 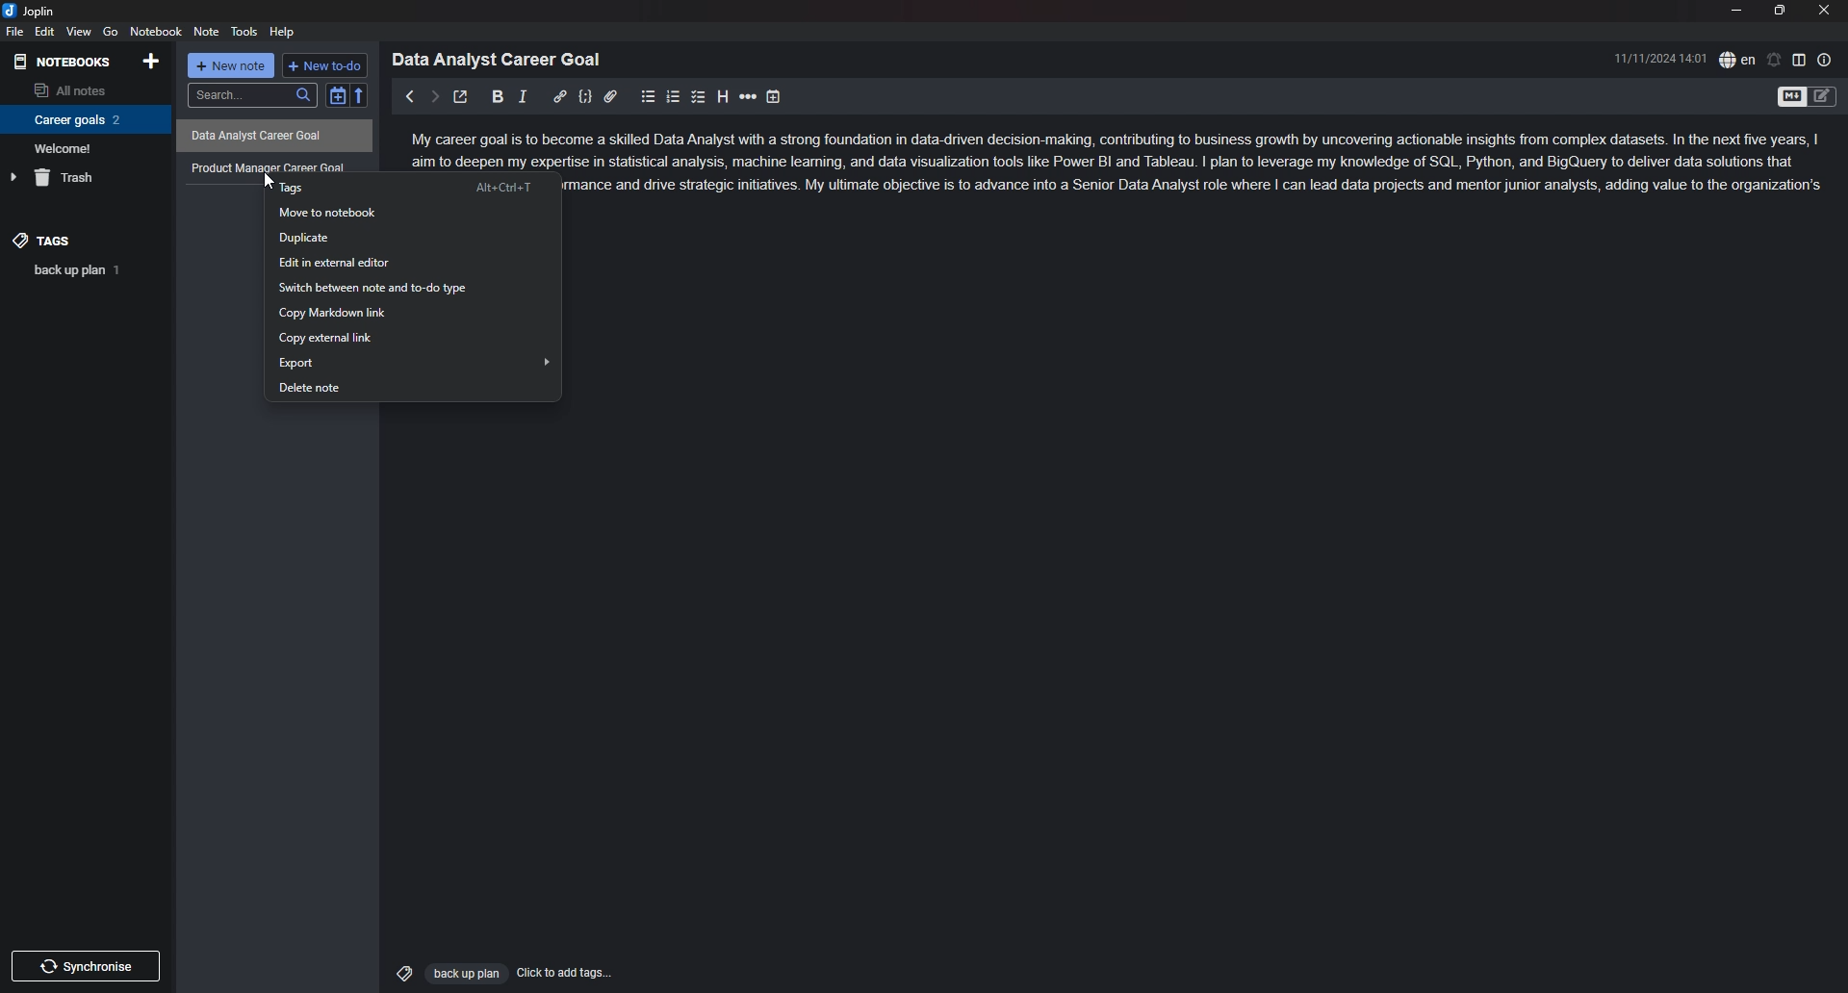 I want to click on edit in external editor, so click(x=413, y=262).